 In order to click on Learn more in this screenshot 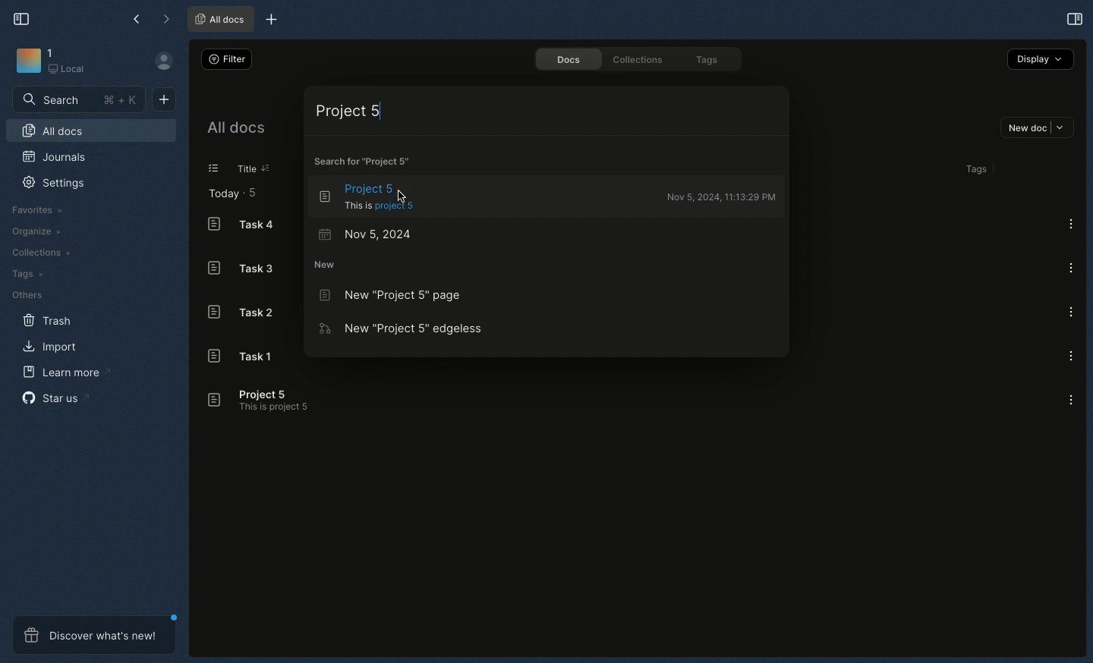, I will do `click(61, 370)`.